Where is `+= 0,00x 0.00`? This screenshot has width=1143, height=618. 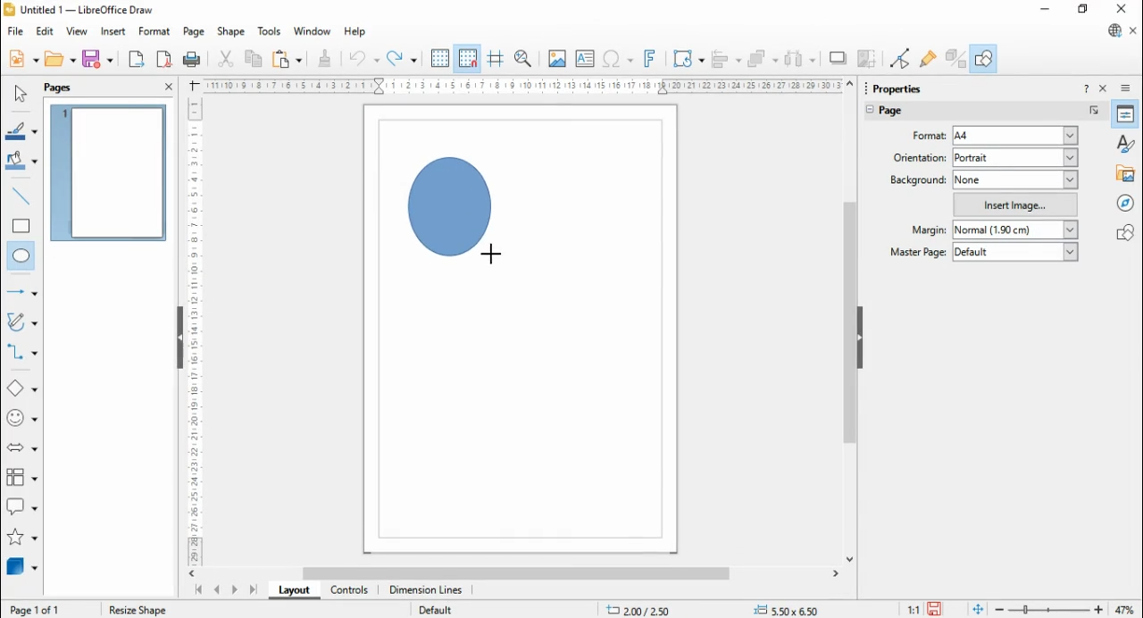 += 0,00x 0.00 is located at coordinates (791, 609).